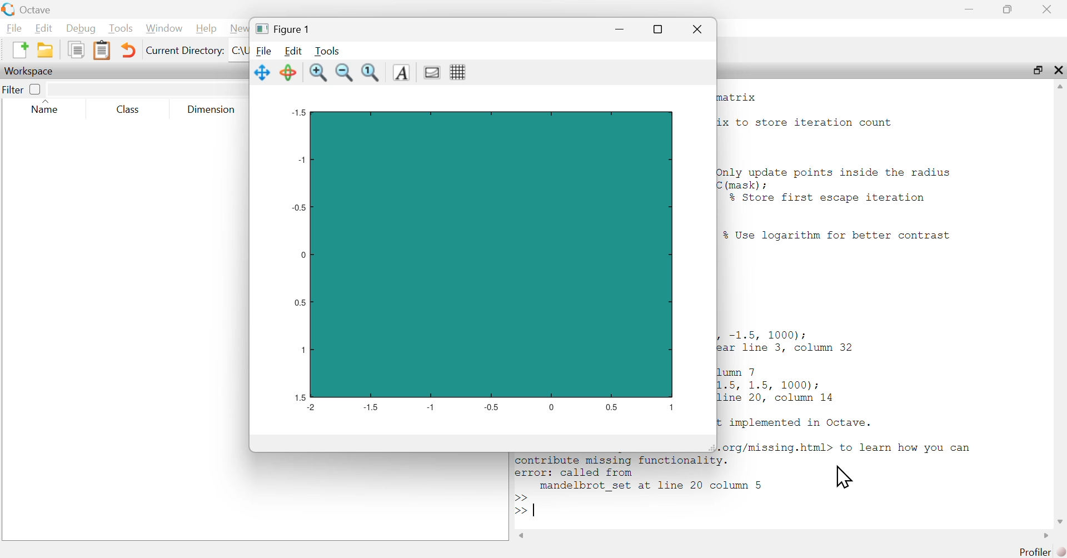 Image resolution: width=1067 pixels, height=558 pixels. I want to click on rotate, so click(287, 73).